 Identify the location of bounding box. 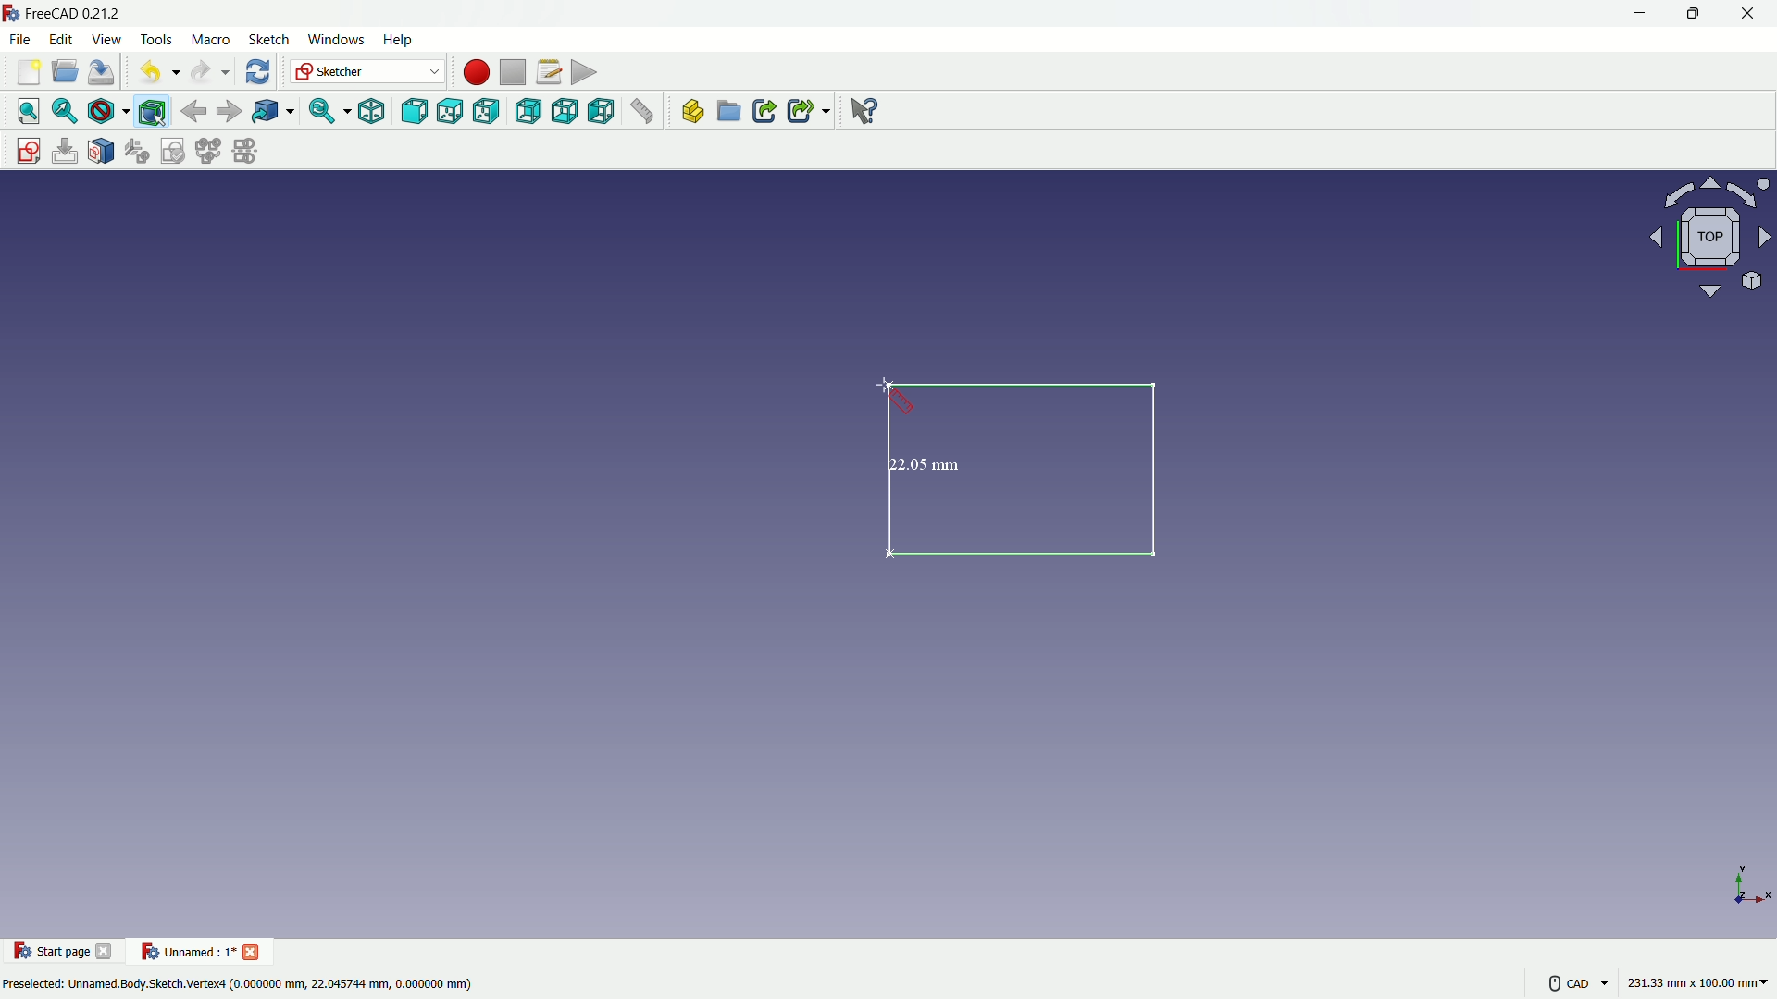
(155, 111).